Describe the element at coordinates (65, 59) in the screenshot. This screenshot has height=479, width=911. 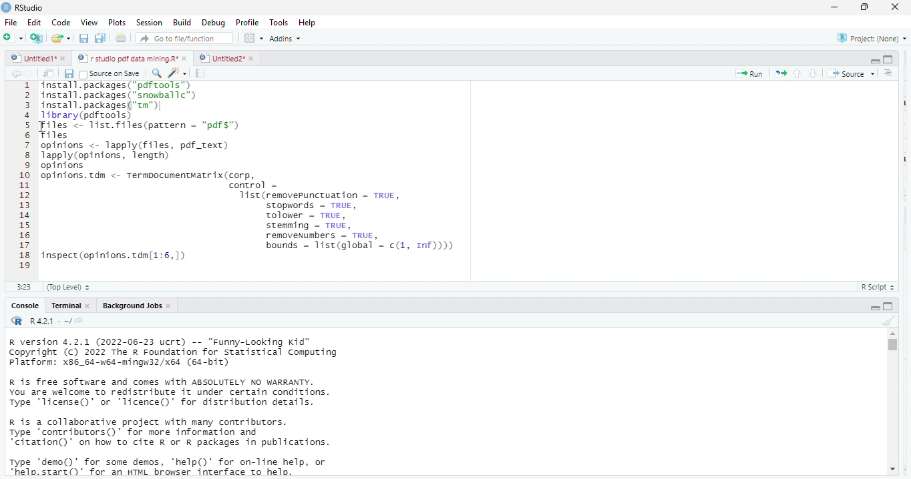
I see `close` at that location.